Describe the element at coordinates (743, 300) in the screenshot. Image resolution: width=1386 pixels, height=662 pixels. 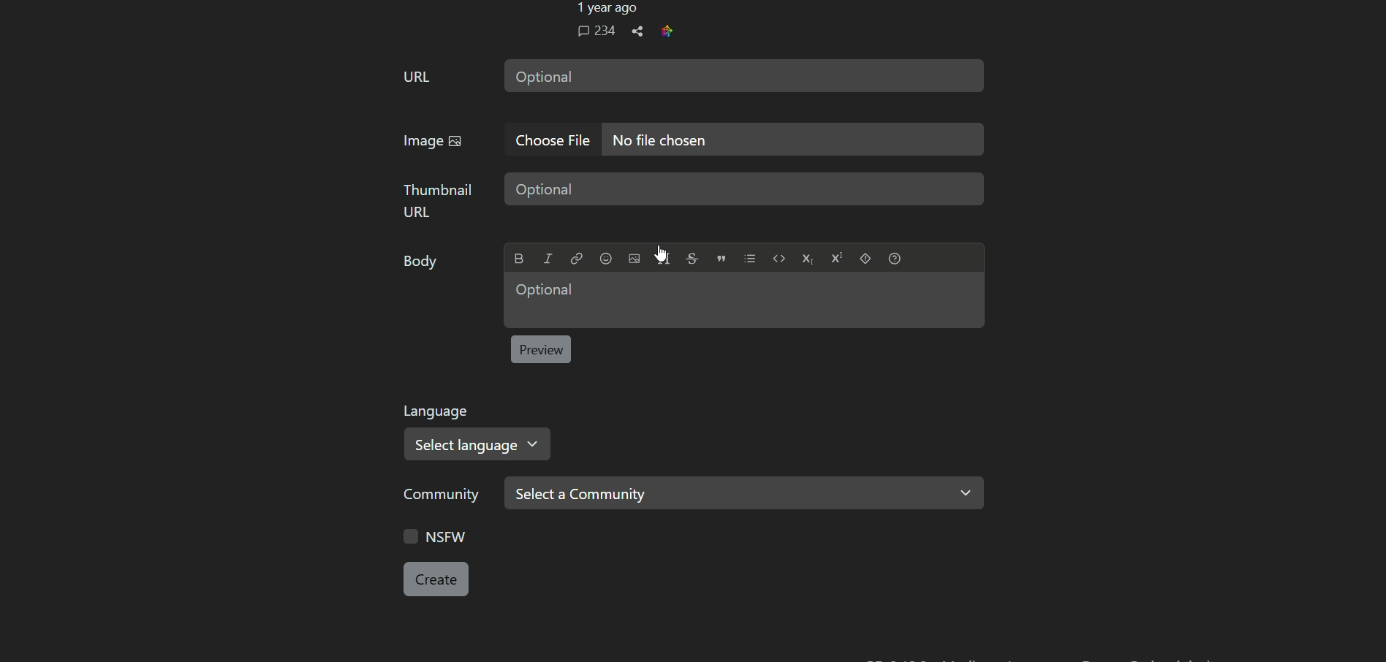
I see `text box` at that location.